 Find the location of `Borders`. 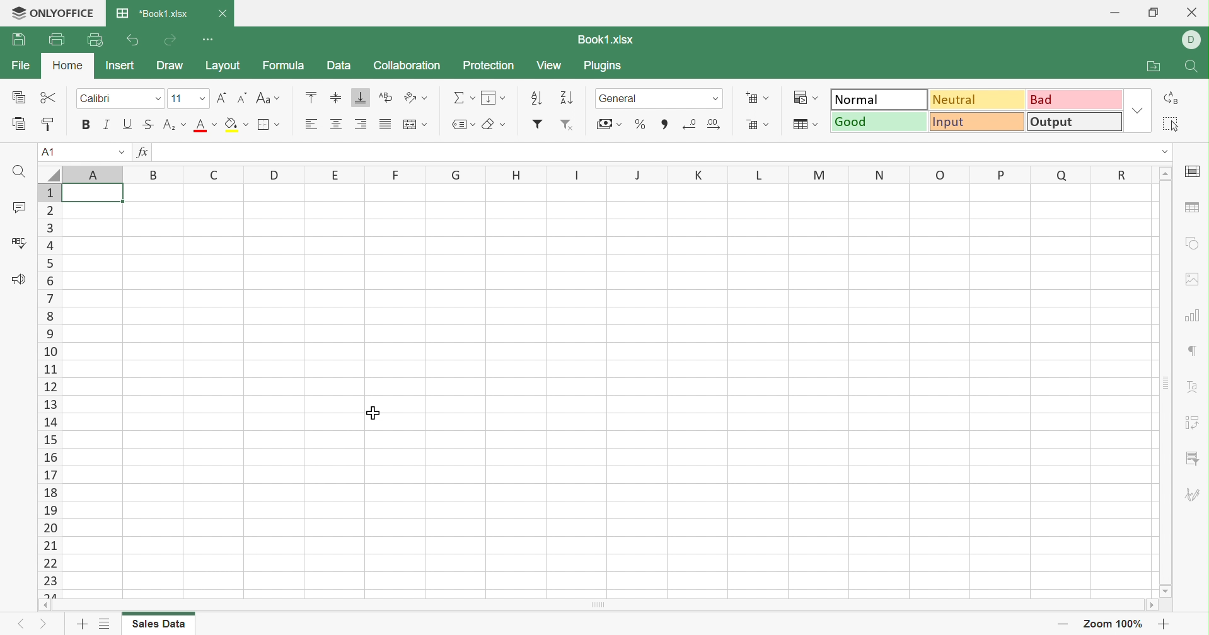

Borders is located at coordinates (273, 125).